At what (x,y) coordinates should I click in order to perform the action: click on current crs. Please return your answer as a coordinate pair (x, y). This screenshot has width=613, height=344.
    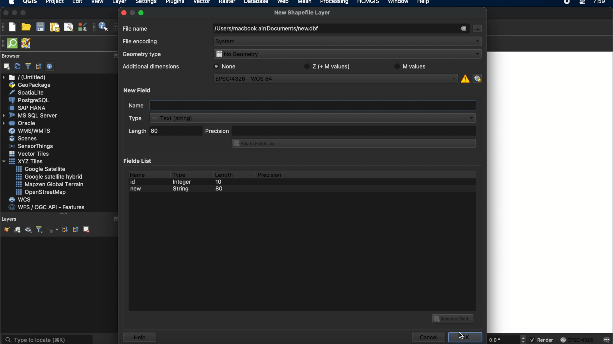
    Looking at the image, I should click on (577, 339).